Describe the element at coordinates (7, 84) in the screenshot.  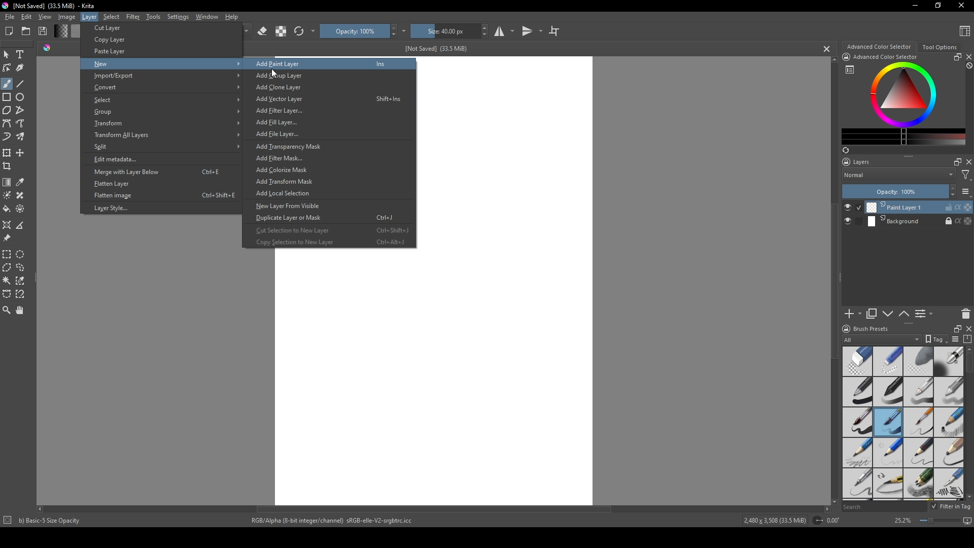
I see `brush` at that location.